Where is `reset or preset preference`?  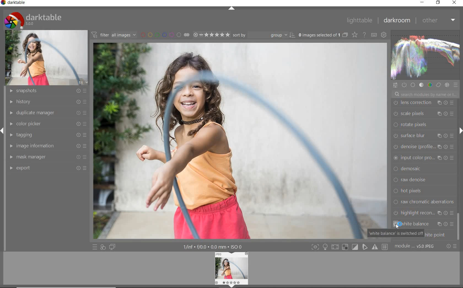
reset or preset preference is located at coordinates (452, 247).